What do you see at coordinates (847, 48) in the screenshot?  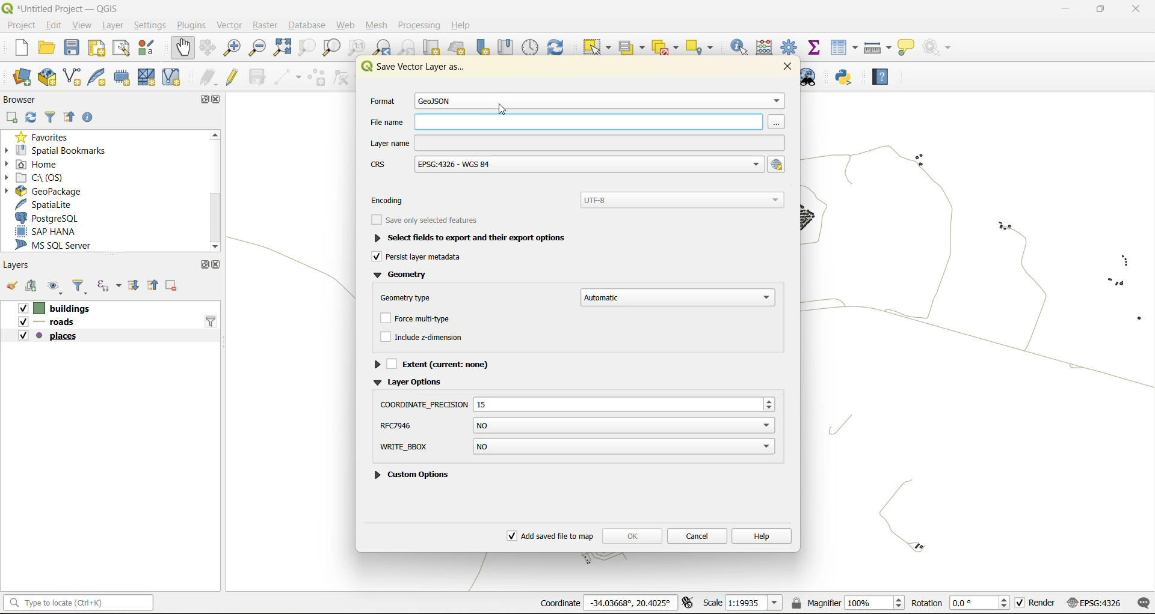 I see `attributes table` at bounding box center [847, 48].